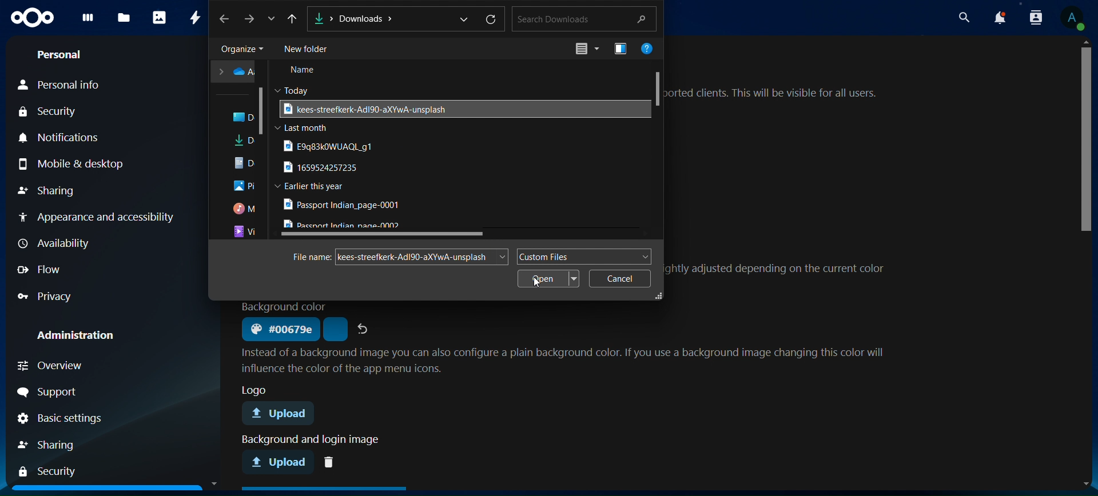 Image resolution: width=1098 pixels, height=496 pixels. Describe the element at coordinates (56, 444) in the screenshot. I see `sharing` at that location.